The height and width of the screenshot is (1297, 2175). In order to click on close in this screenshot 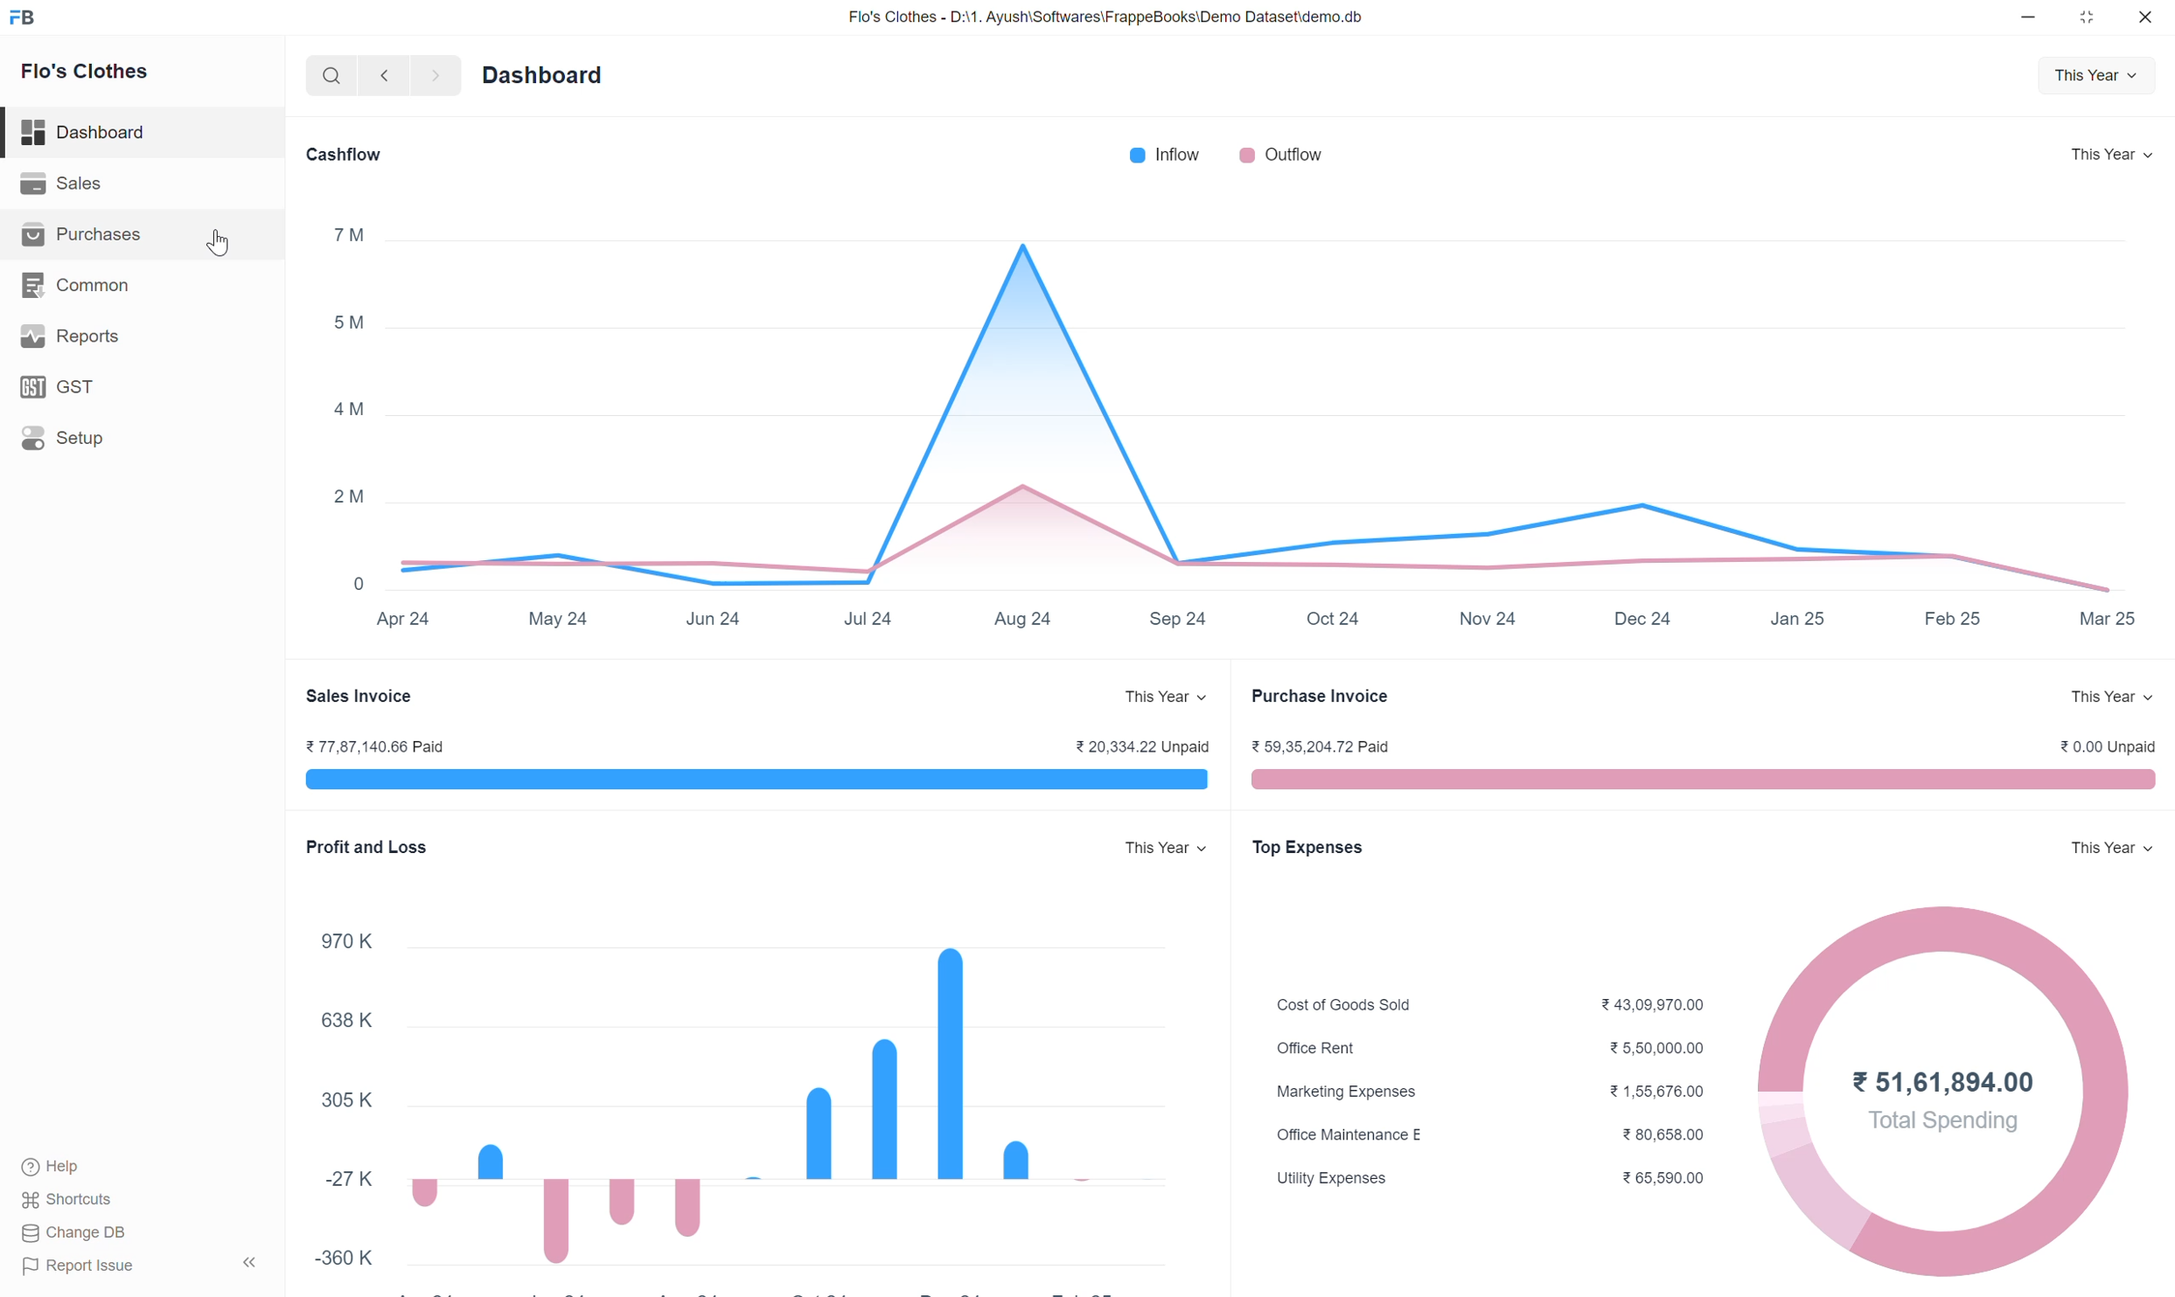, I will do `click(2148, 17)`.